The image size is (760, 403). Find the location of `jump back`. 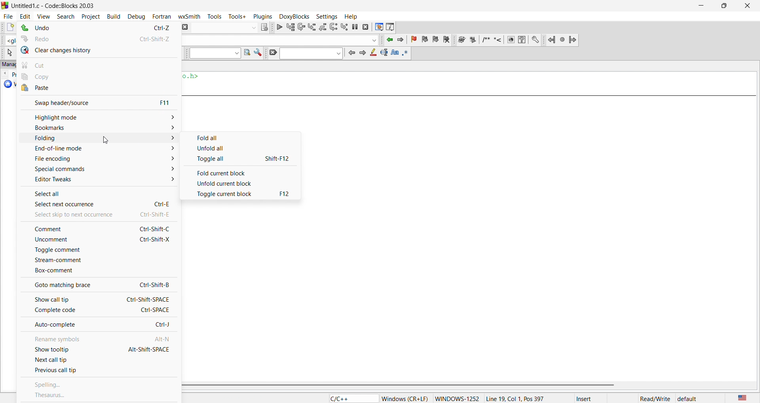

jump back is located at coordinates (552, 40).